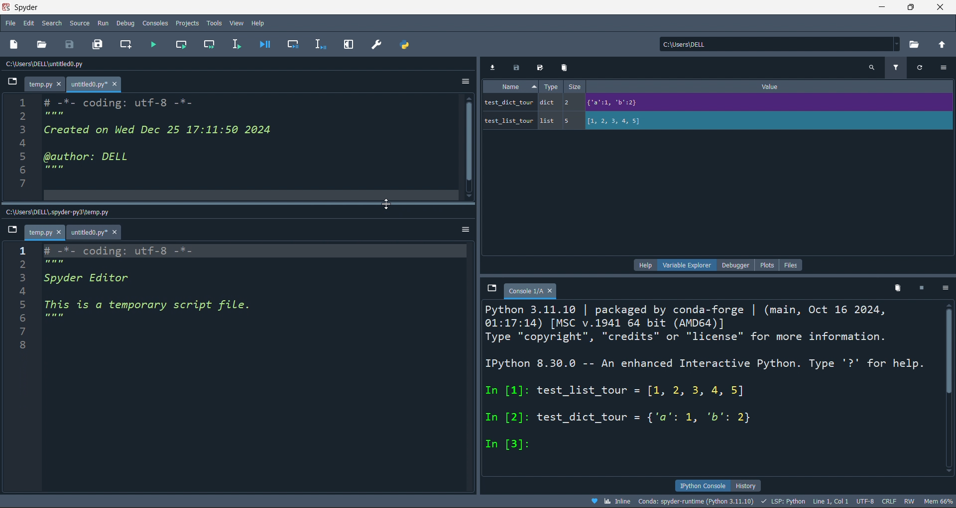 This screenshot has height=508, width=956. What do you see at coordinates (240, 43) in the screenshot?
I see `run line` at bounding box center [240, 43].